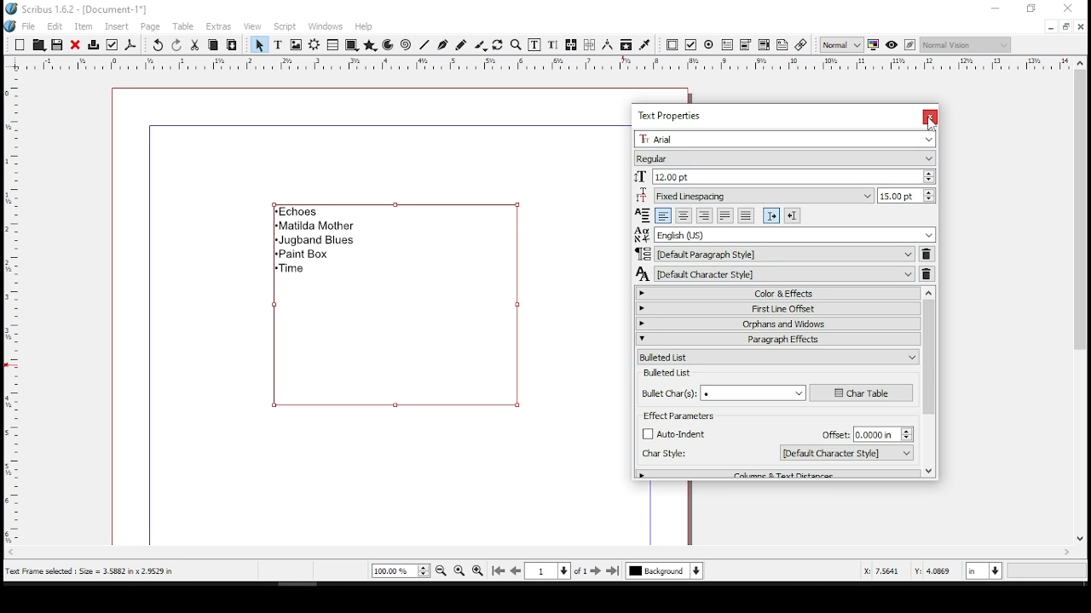 The image size is (1091, 613). Describe the element at coordinates (315, 45) in the screenshot. I see `render frame` at that location.